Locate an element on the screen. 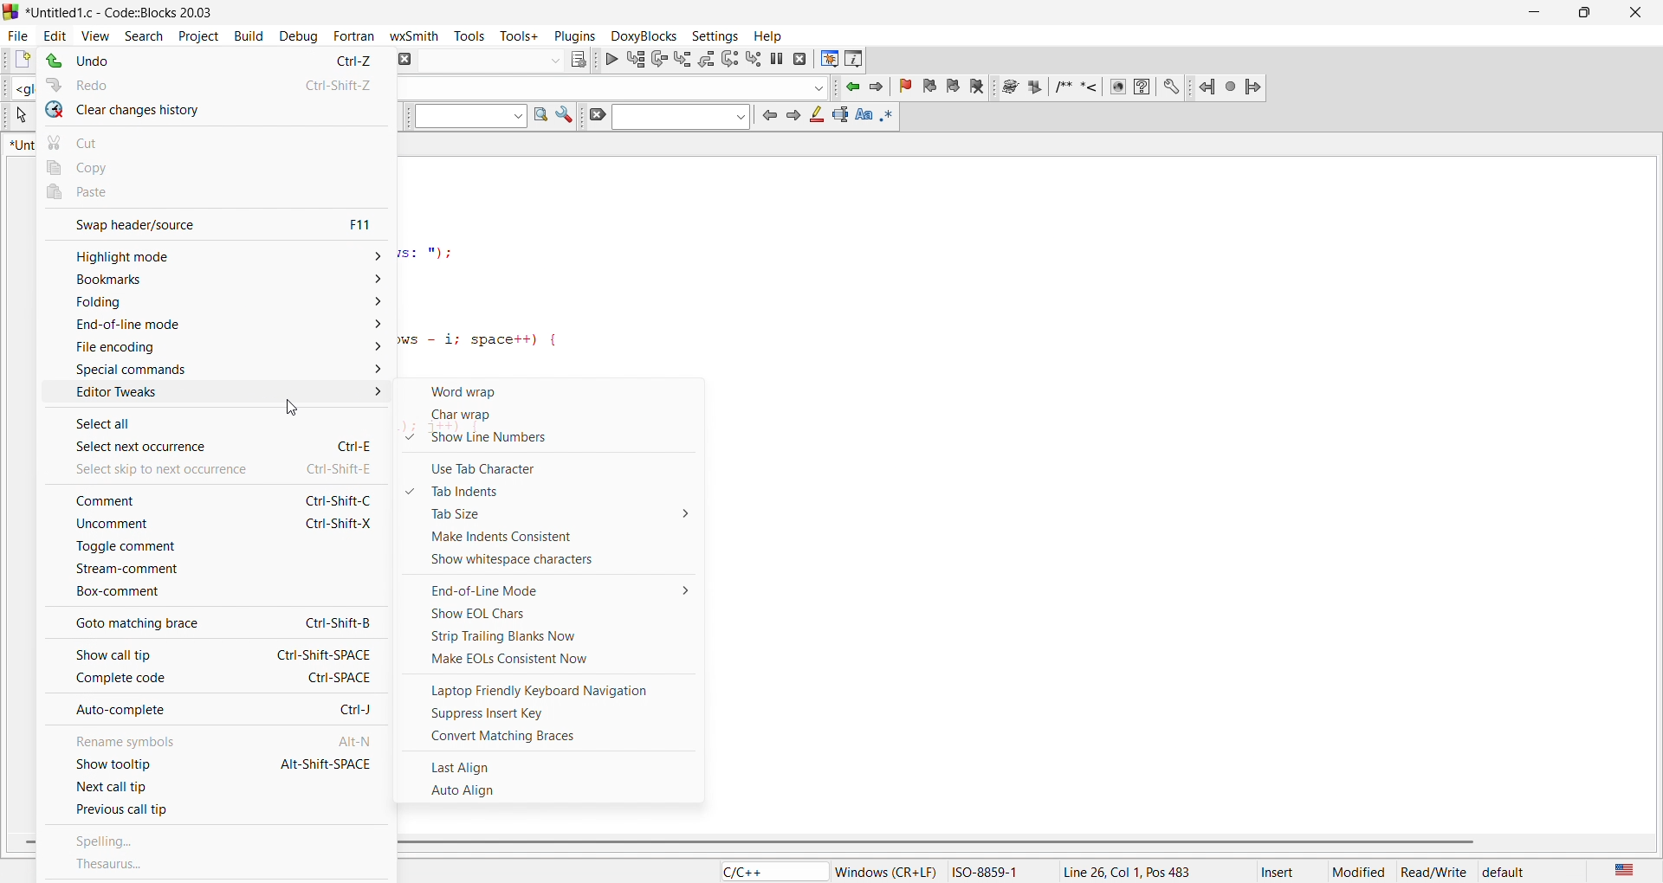  spelling is located at coordinates (218, 835).